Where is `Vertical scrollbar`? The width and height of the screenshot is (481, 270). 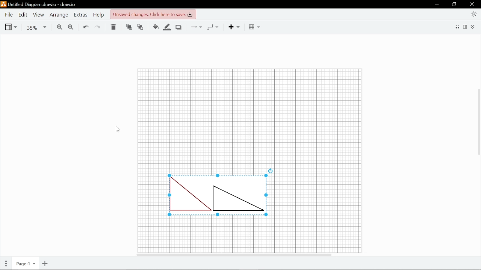
Vertical scrollbar is located at coordinates (478, 144).